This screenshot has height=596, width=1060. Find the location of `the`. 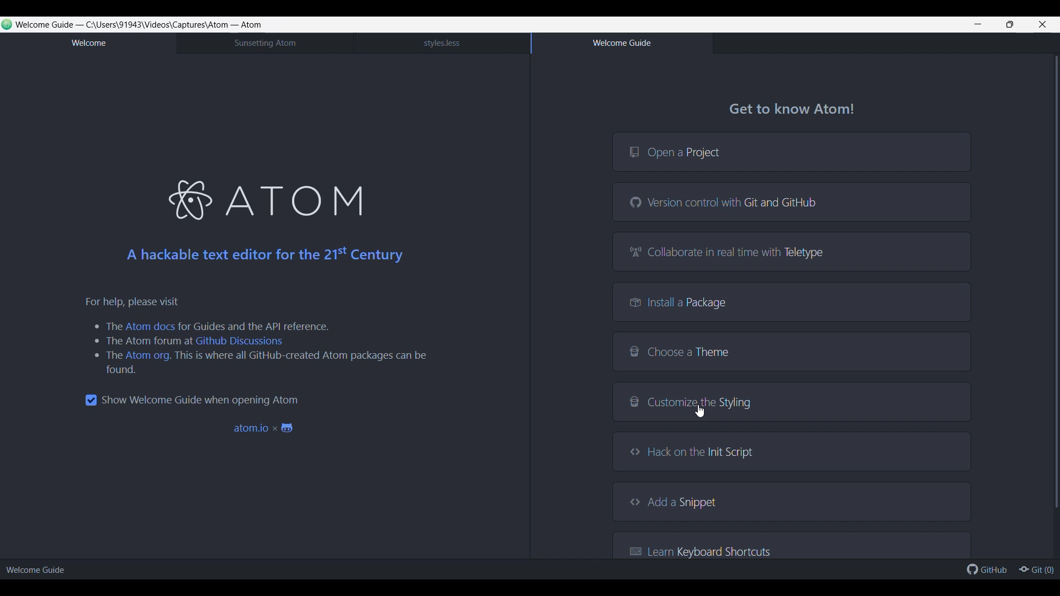

the is located at coordinates (105, 356).